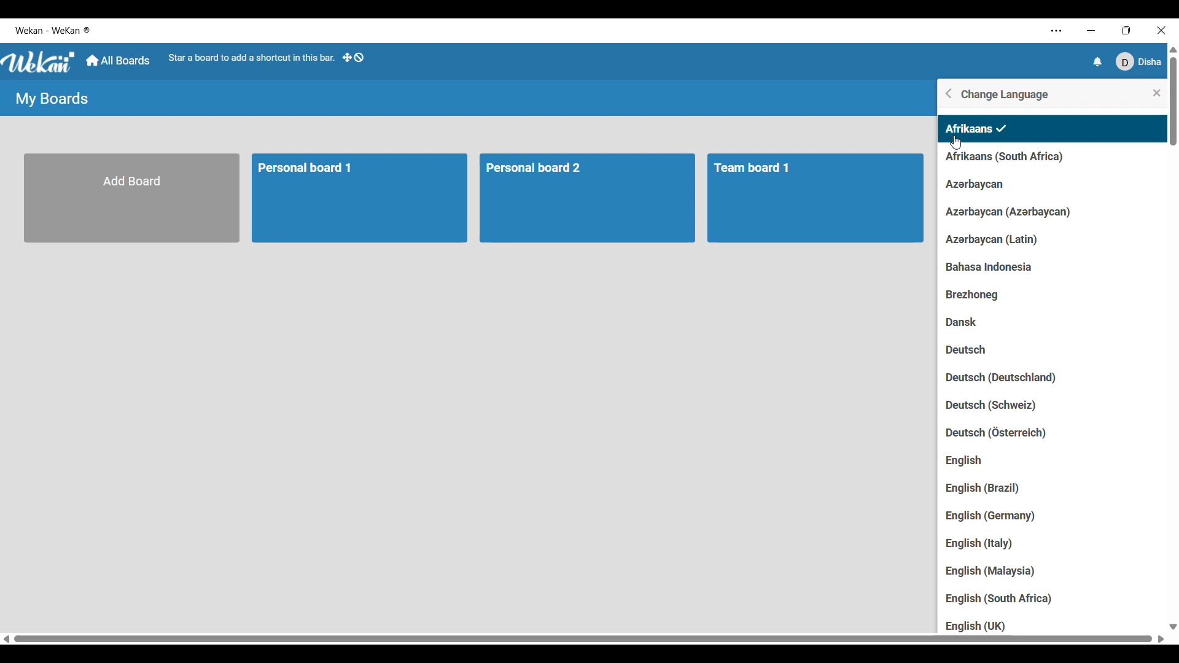 The width and height of the screenshot is (1179, 663). I want to click on Minimize, so click(1089, 30).